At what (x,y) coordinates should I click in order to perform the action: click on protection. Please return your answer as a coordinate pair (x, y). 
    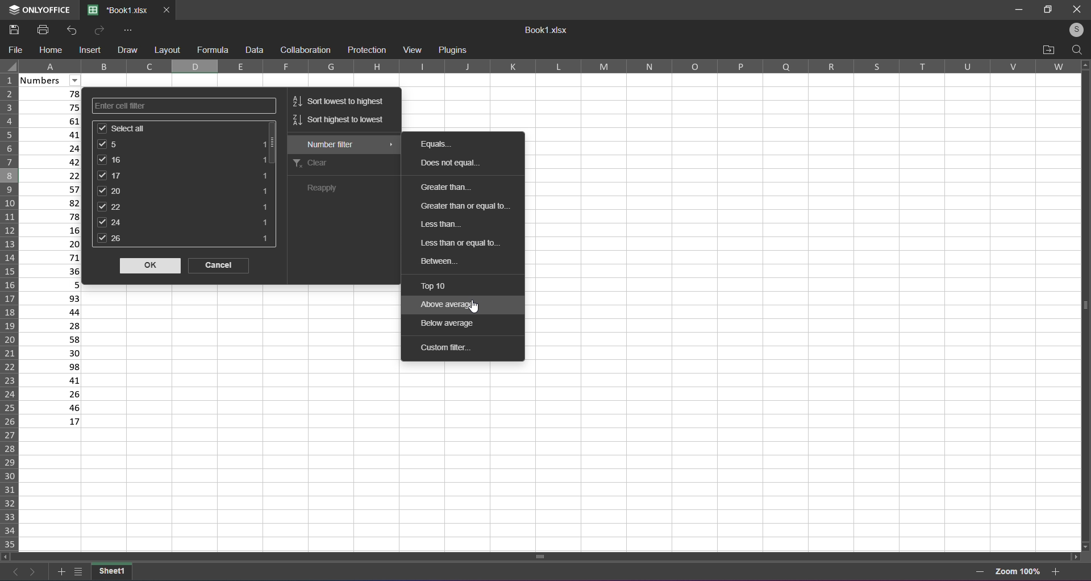
    Looking at the image, I should click on (367, 49).